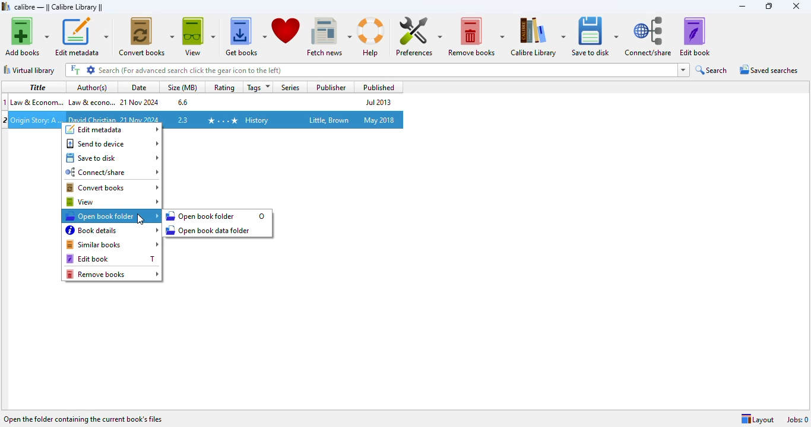 Image resolution: width=811 pixels, height=427 pixels. Describe the element at coordinates (330, 120) in the screenshot. I see `little, brown` at that location.